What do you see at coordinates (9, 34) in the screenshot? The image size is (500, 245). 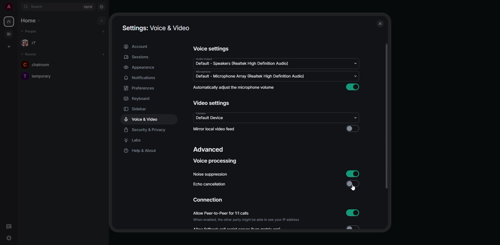 I see `video room` at bounding box center [9, 34].